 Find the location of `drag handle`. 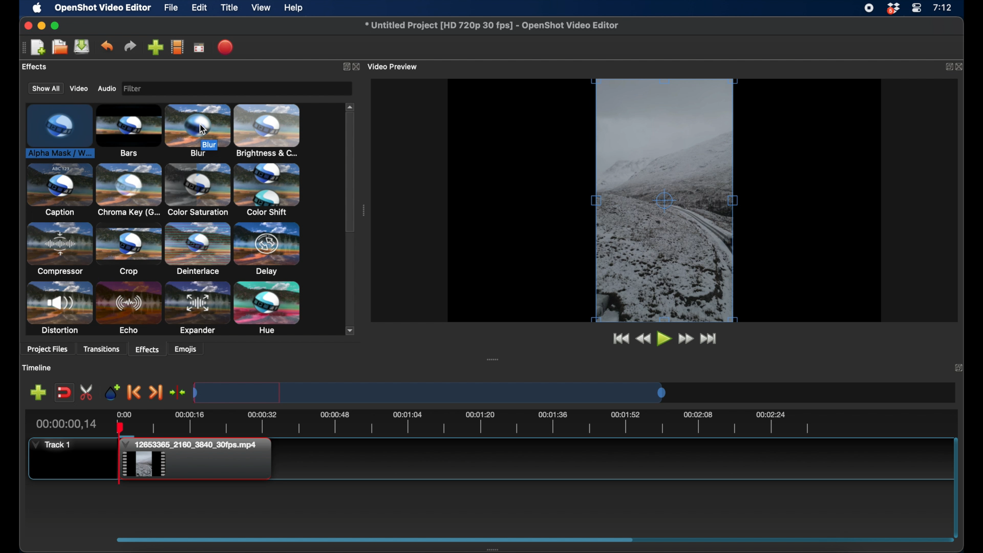

drag handle is located at coordinates (20, 48).